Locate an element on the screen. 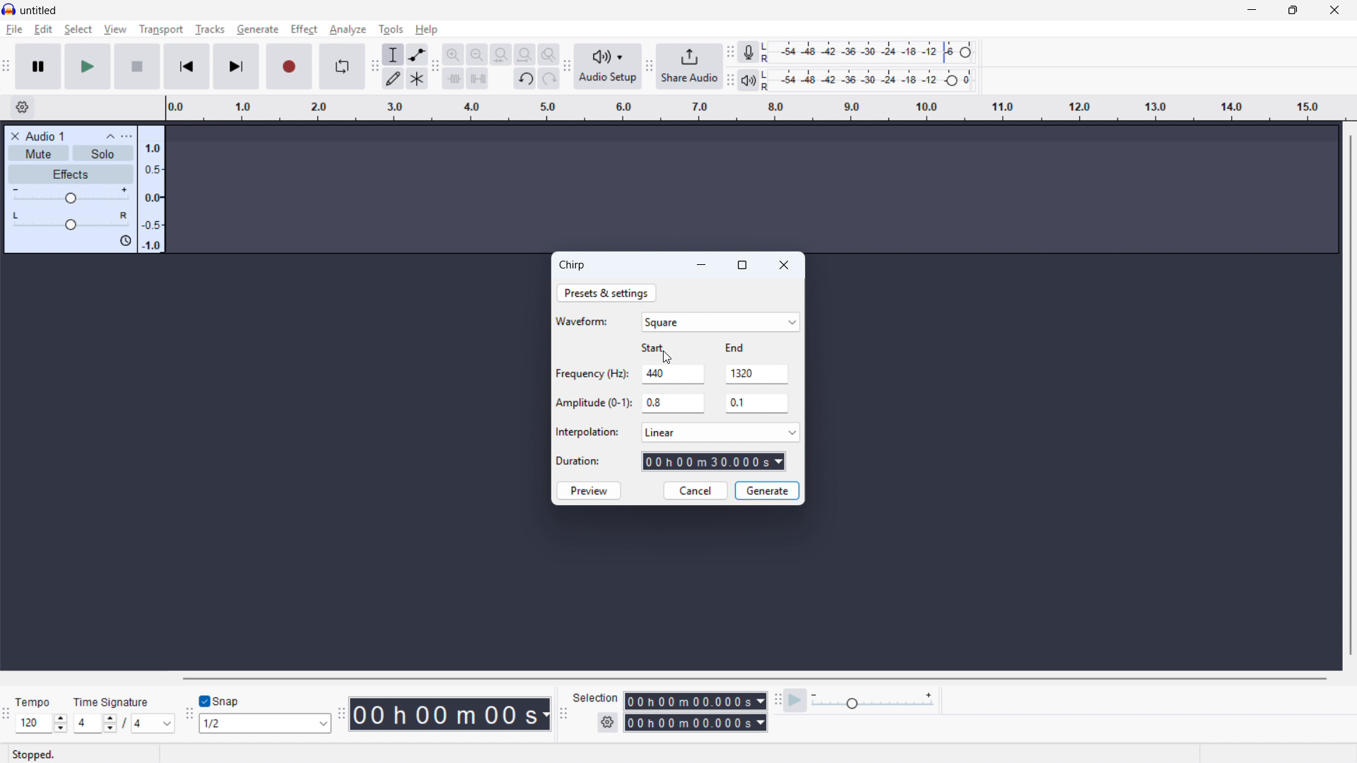 This screenshot has width=1357, height=763. Selection end time is located at coordinates (695, 723).